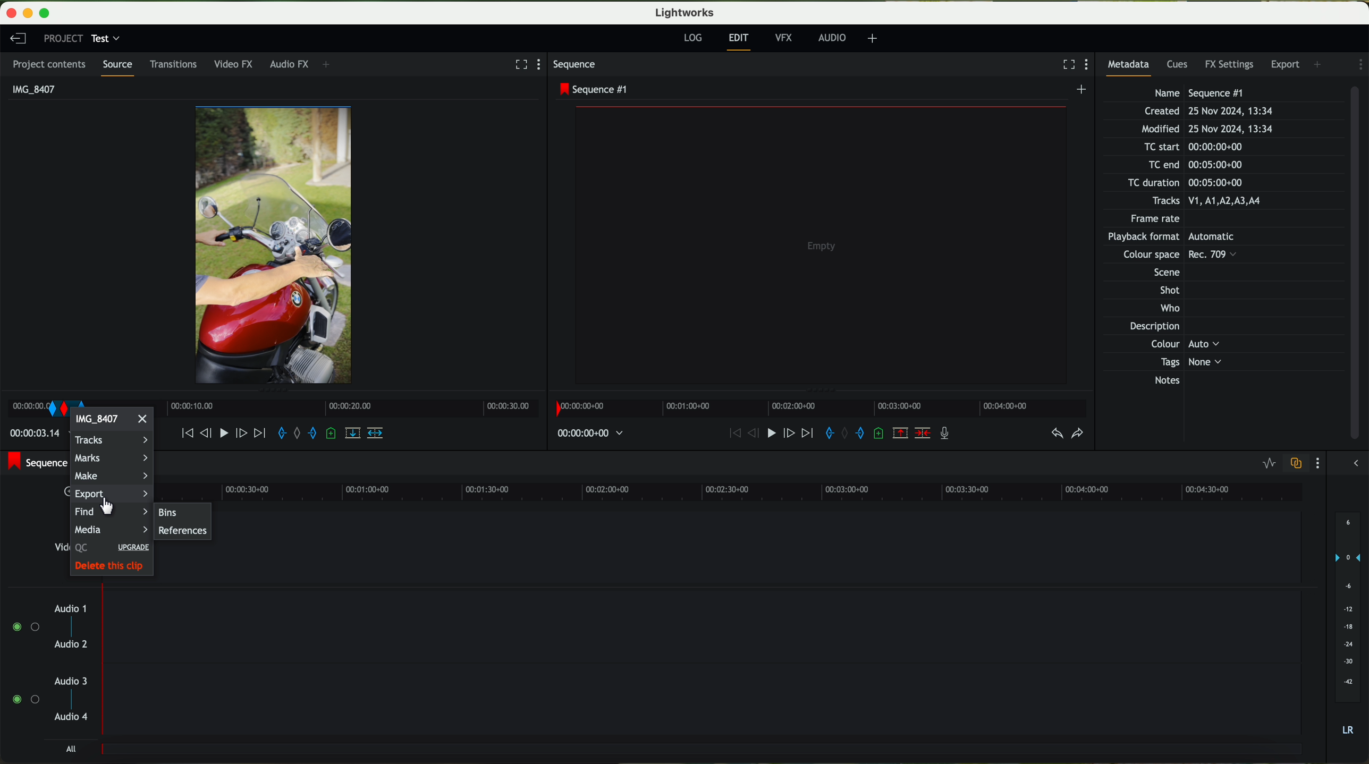 The image size is (1369, 764). I want to click on toggle audio levels editing, so click(1269, 464).